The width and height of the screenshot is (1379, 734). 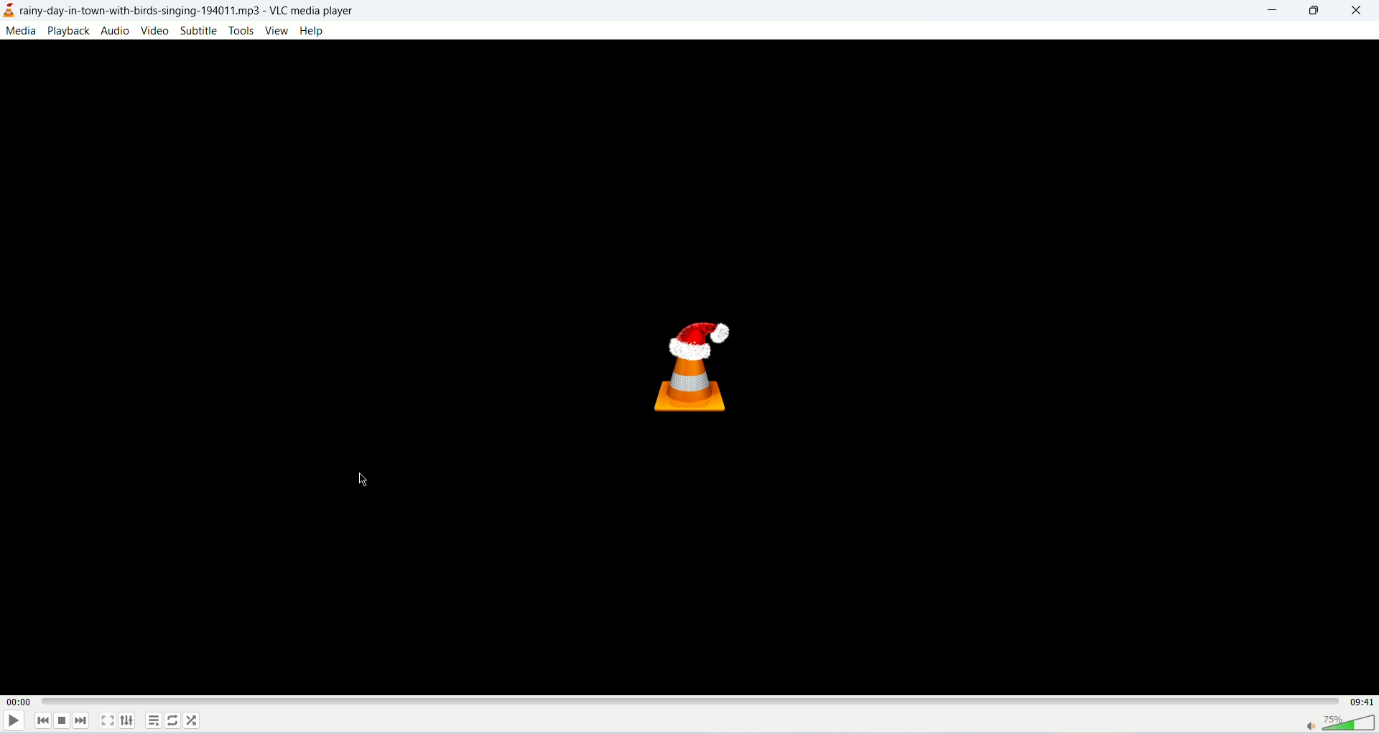 I want to click on subtitle, so click(x=198, y=31).